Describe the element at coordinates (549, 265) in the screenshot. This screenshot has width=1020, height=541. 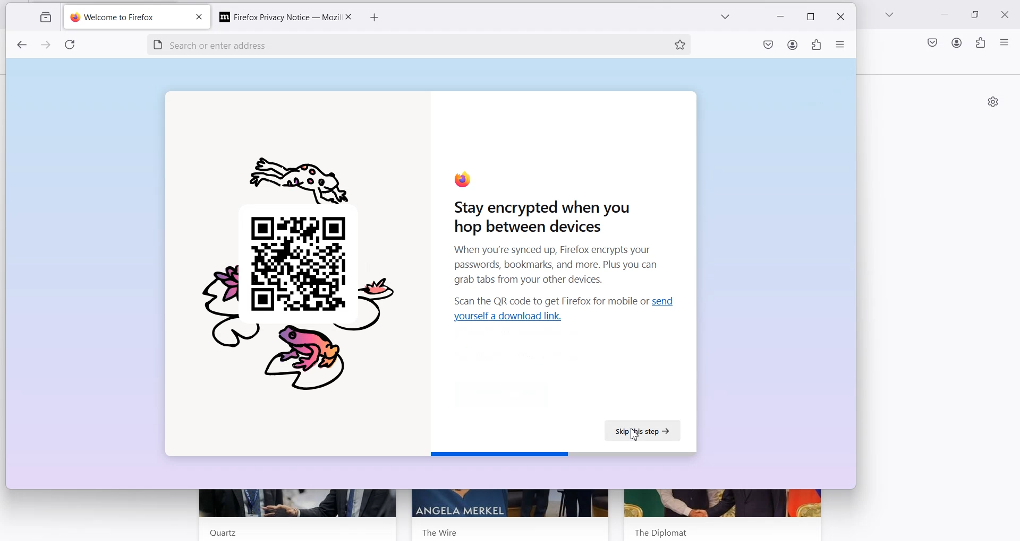
I see `When you're synced up, Firefox encrypts your passwords, bookmarks, and more. Plus you can grab tabs from your other devices.` at that location.